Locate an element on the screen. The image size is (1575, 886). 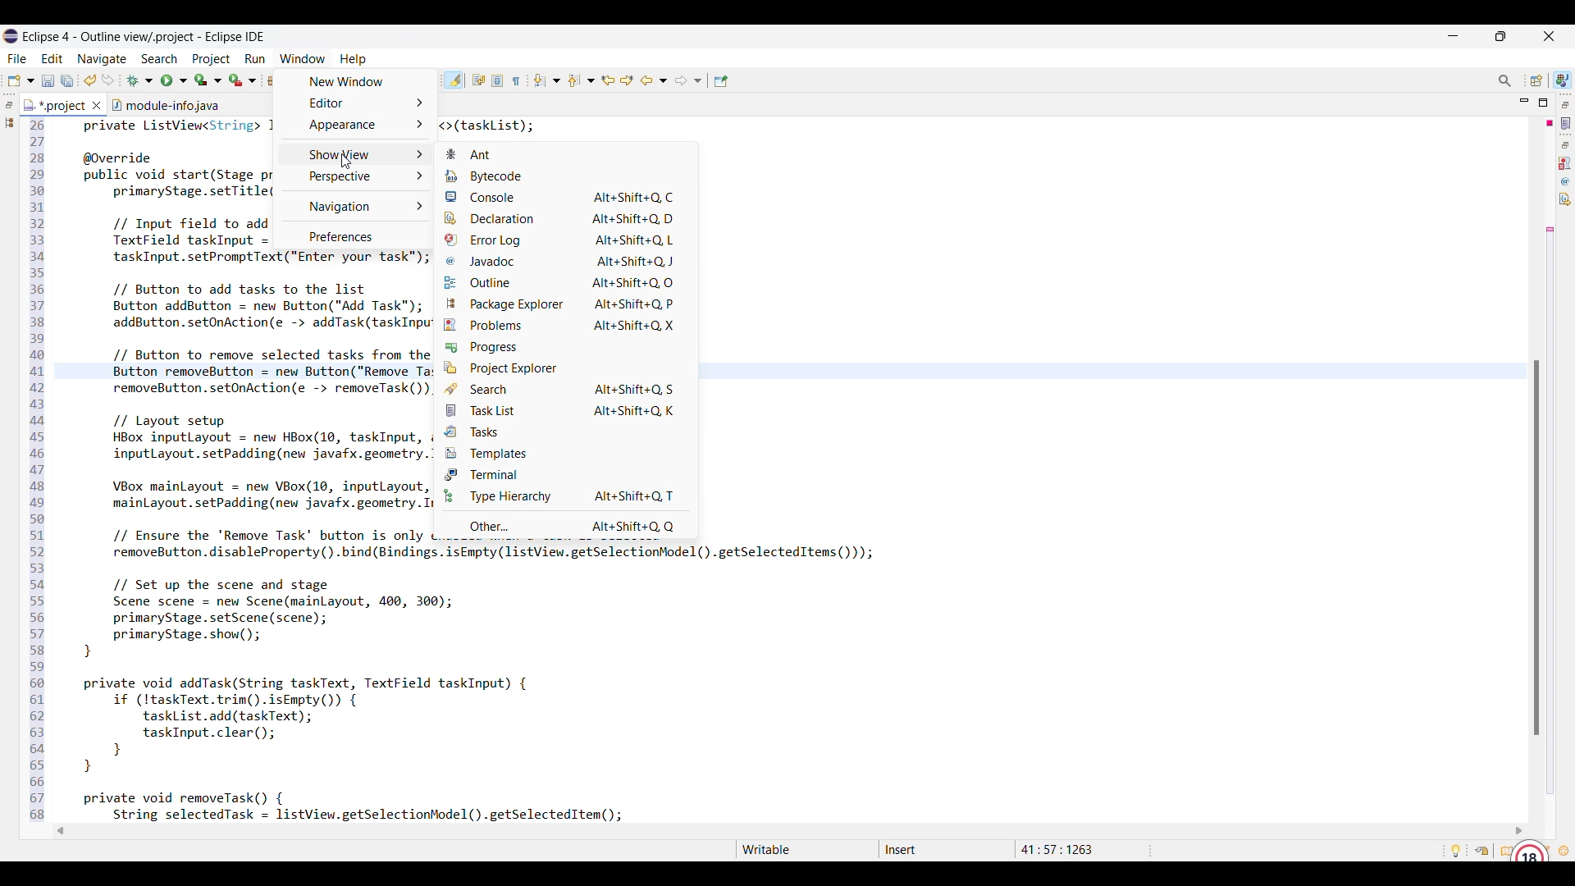
Current tab highlighted is located at coordinates (55, 104).